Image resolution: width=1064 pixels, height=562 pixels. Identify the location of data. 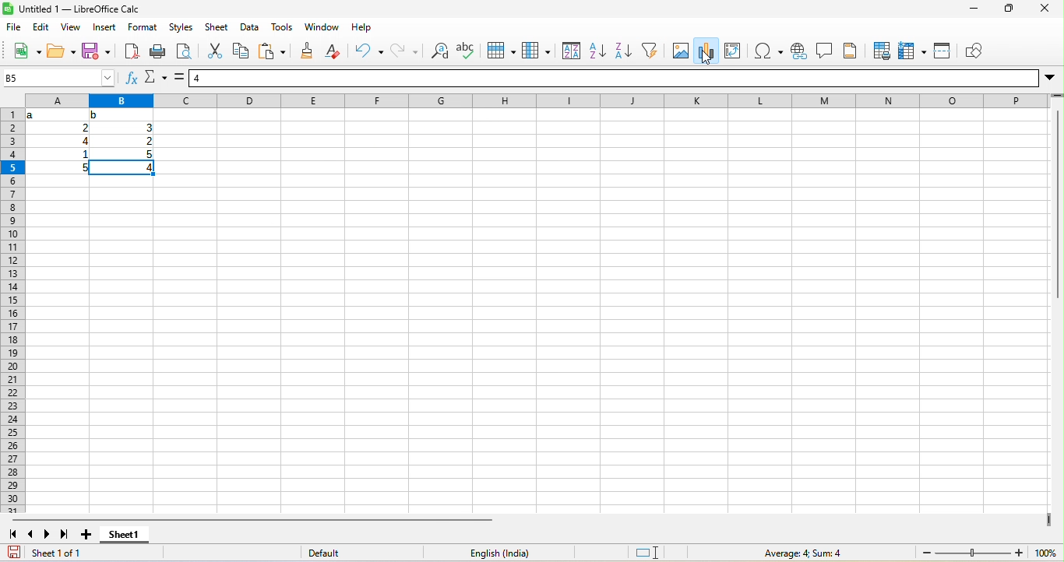
(250, 27).